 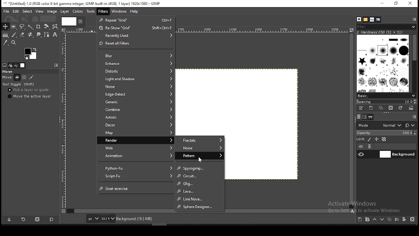 I want to click on rectangular selection tool, so click(x=14, y=27).